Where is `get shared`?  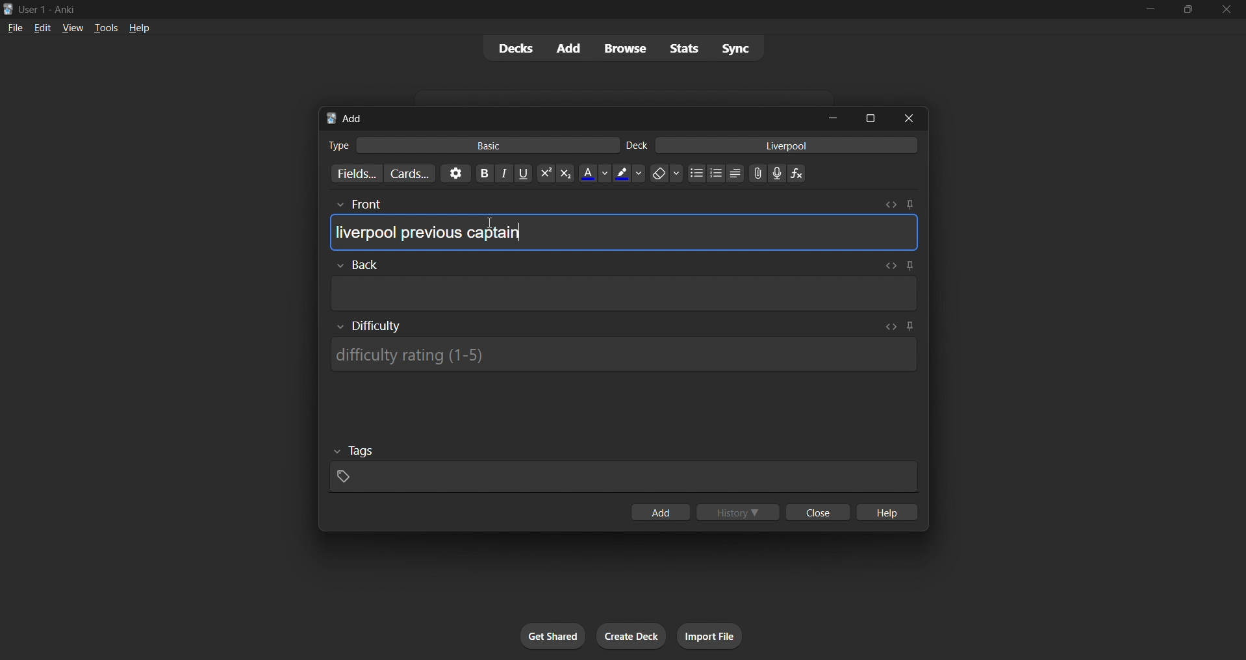 get shared is located at coordinates (554, 637).